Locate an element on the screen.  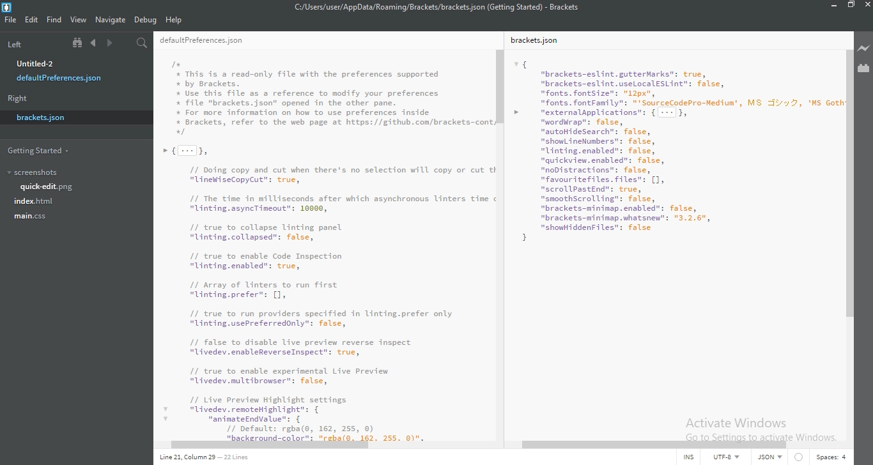
scroll bar is located at coordinates (847, 188).